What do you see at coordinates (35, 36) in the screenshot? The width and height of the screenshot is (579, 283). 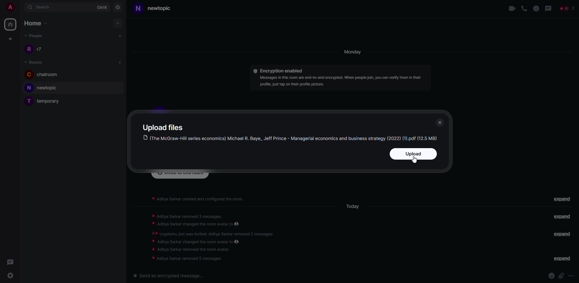 I see `people` at bounding box center [35, 36].